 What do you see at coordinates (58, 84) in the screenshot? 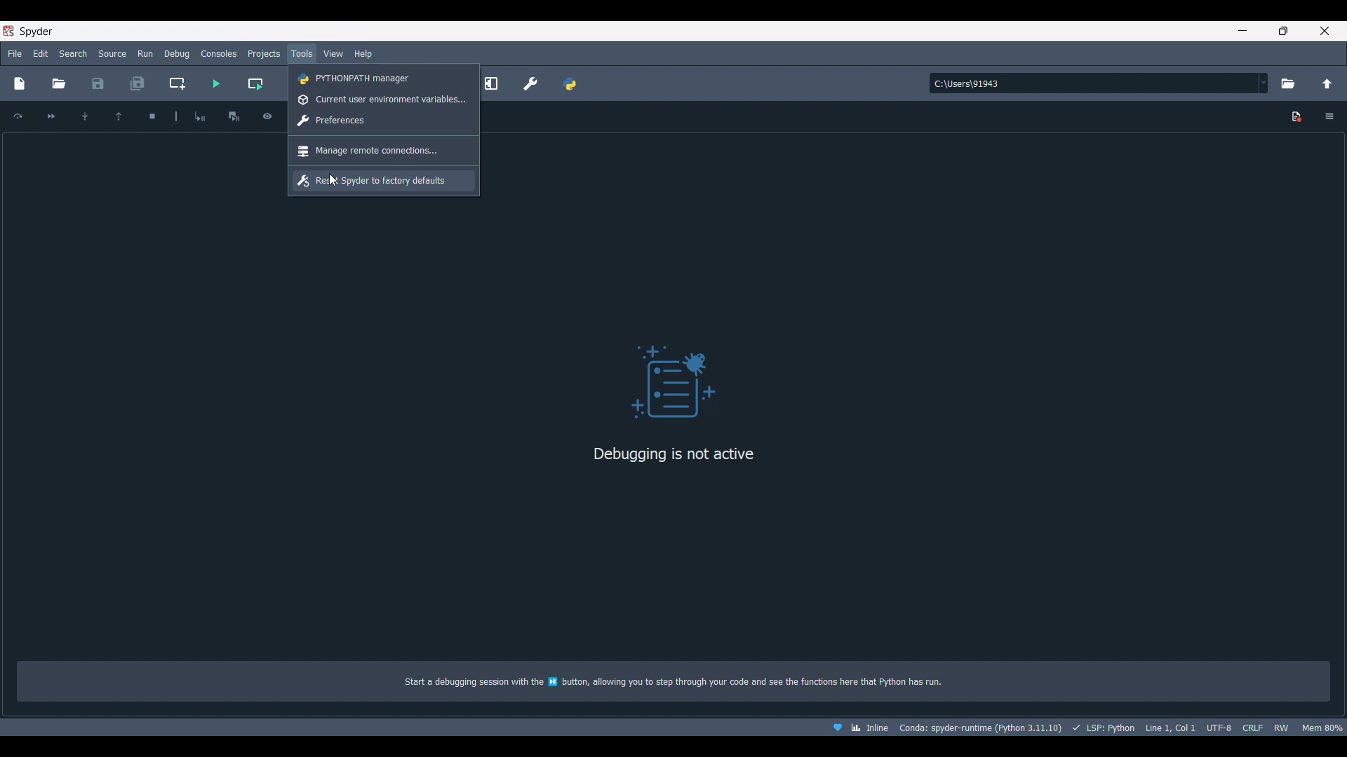
I see `Open` at bounding box center [58, 84].